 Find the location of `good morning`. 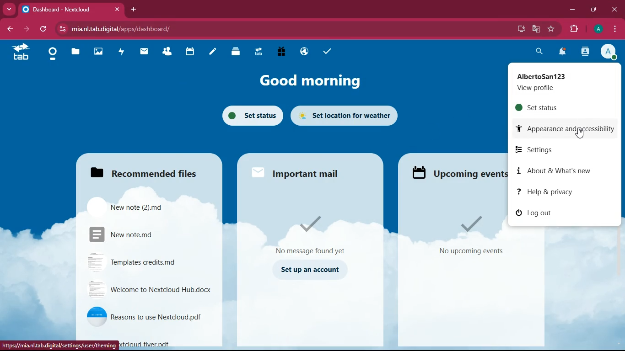

good morning is located at coordinates (308, 80).